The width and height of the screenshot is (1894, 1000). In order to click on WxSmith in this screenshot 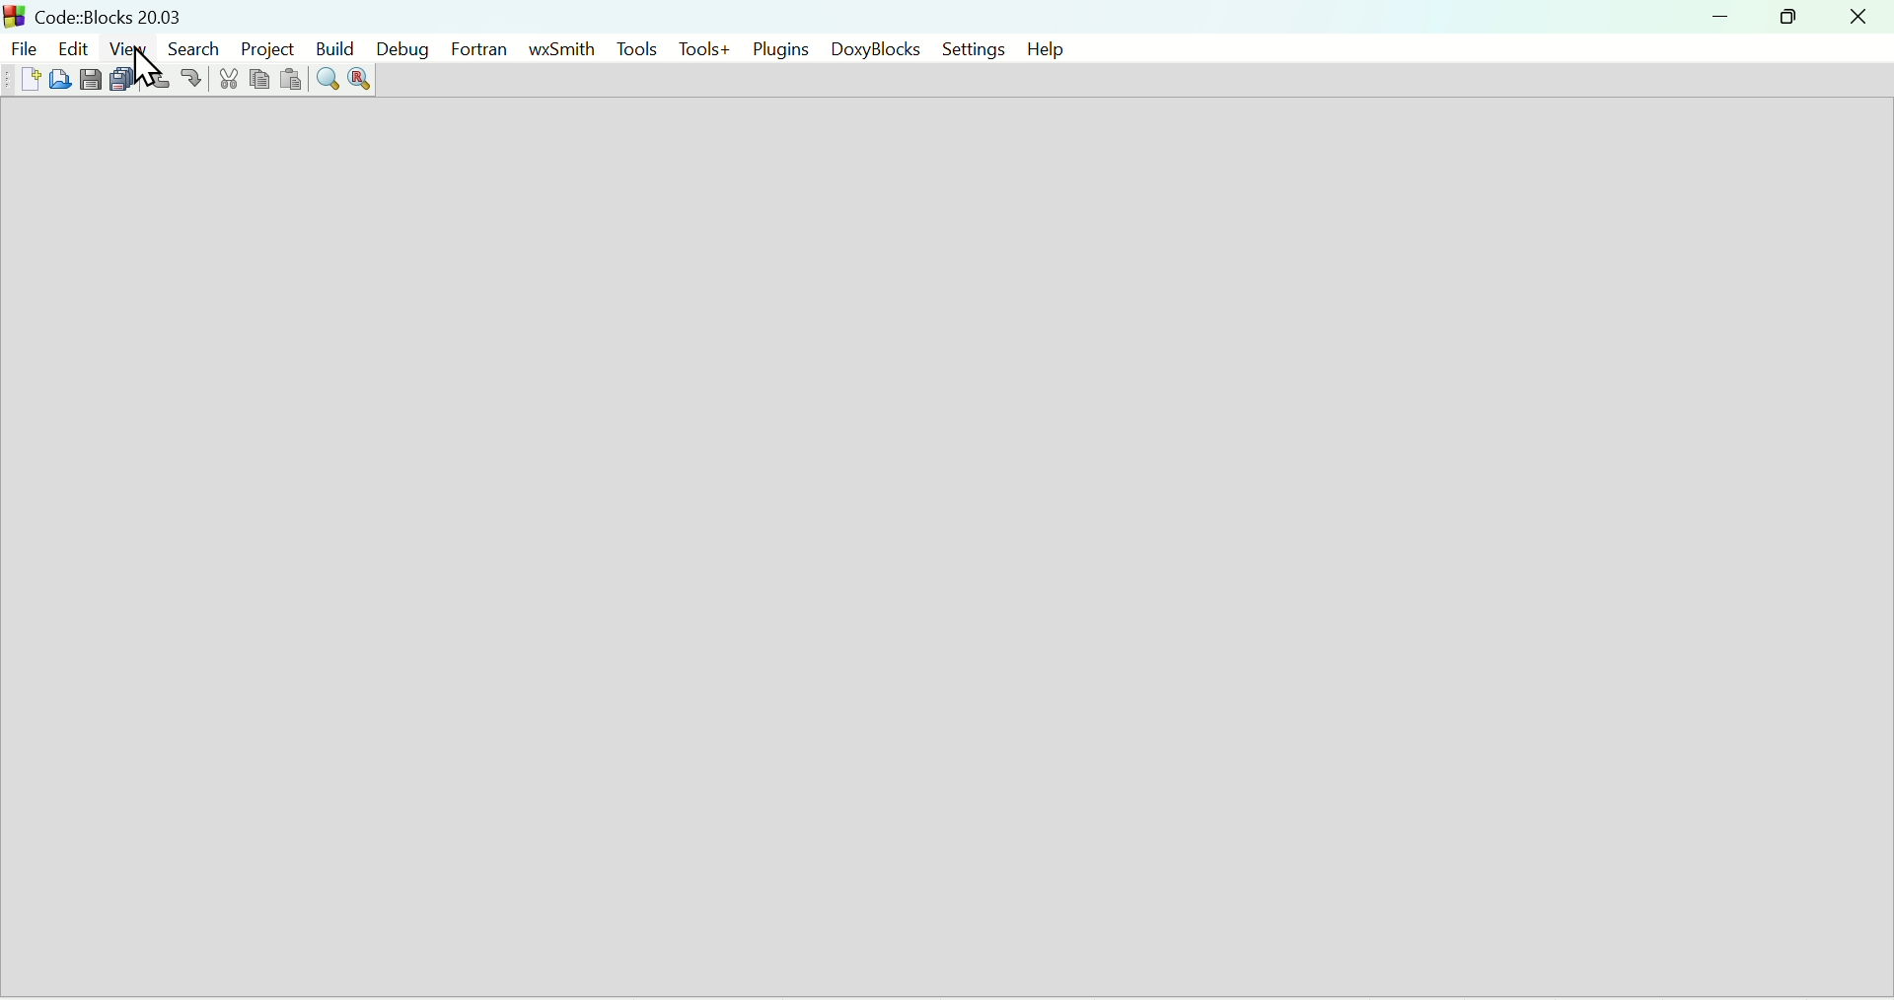, I will do `click(559, 49)`.